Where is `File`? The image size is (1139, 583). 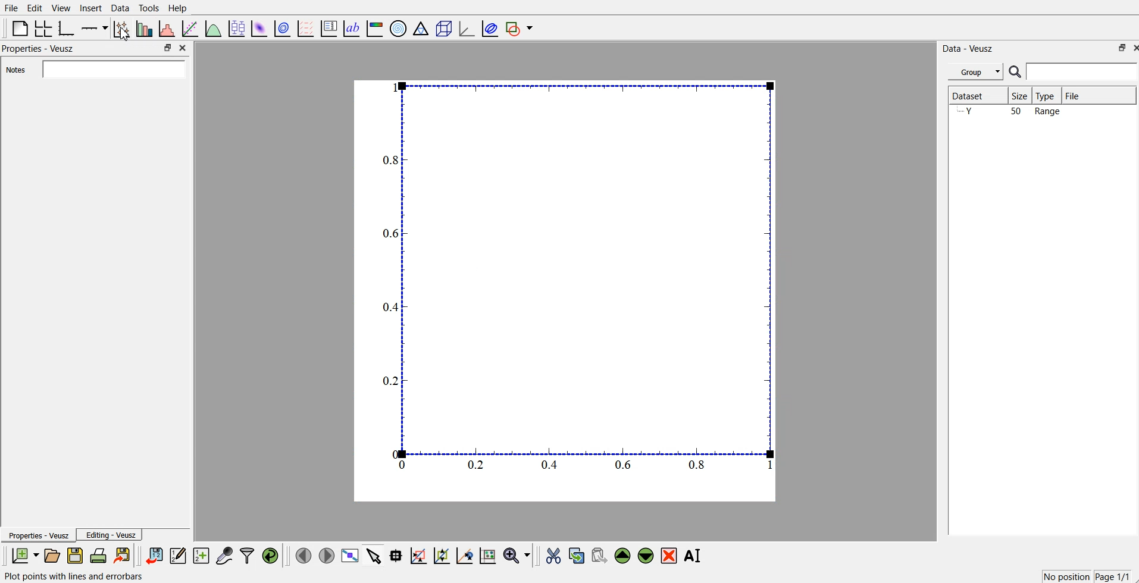 File is located at coordinates (1077, 94).